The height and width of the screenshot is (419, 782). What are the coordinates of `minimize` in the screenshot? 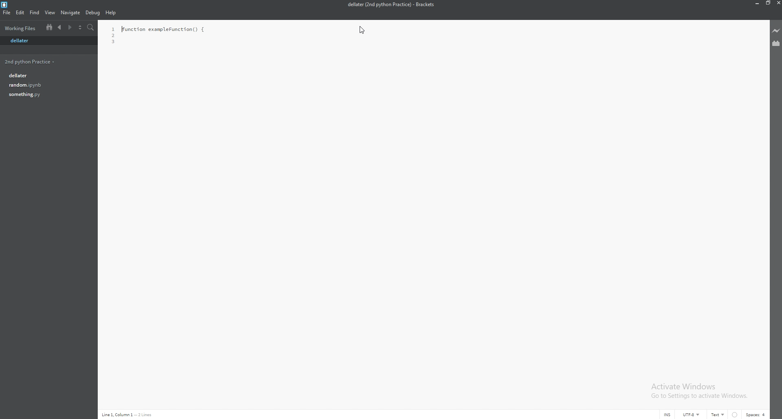 It's located at (756, 3).